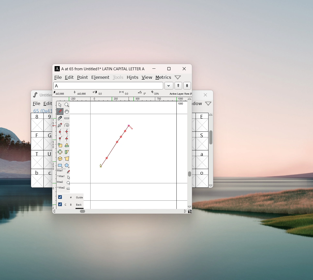 The width and height of the screenshot is (313, 280). I want to click on add a corner point, so click(60, 138).